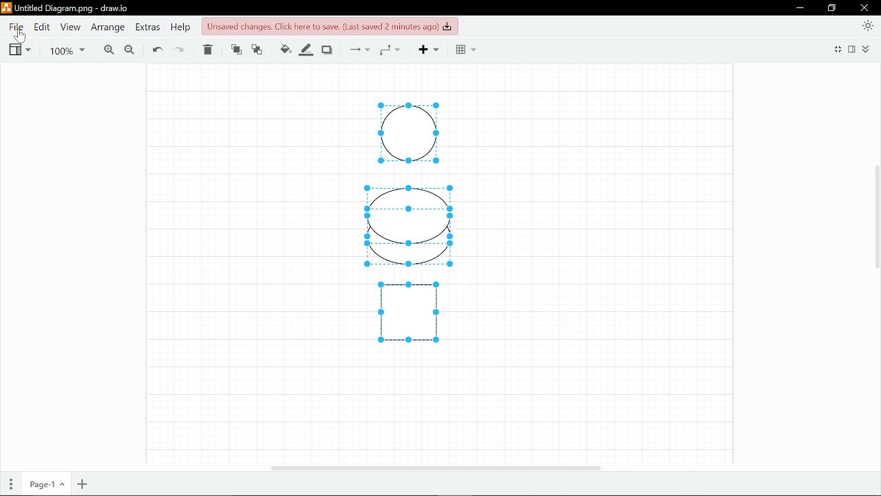 This screenshot has width=881, height=496. What do you see at coordinates (45, 484) in the screenshot?
I see `Current page` at bounding box center [45, 484].